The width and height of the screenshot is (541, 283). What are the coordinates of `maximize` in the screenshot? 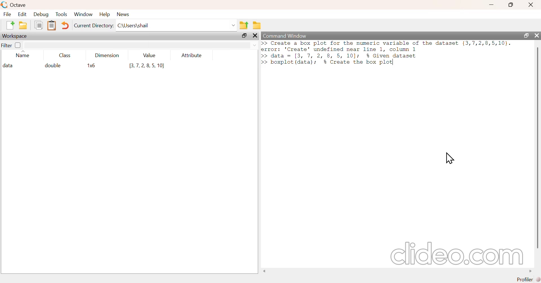 It's located at (511, 5).